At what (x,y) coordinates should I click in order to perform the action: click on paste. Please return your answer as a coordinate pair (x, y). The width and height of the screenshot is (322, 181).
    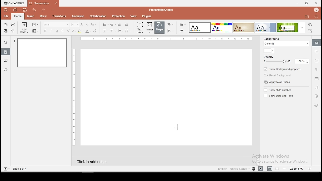
    Looking at the image, I should click on (6, 31).